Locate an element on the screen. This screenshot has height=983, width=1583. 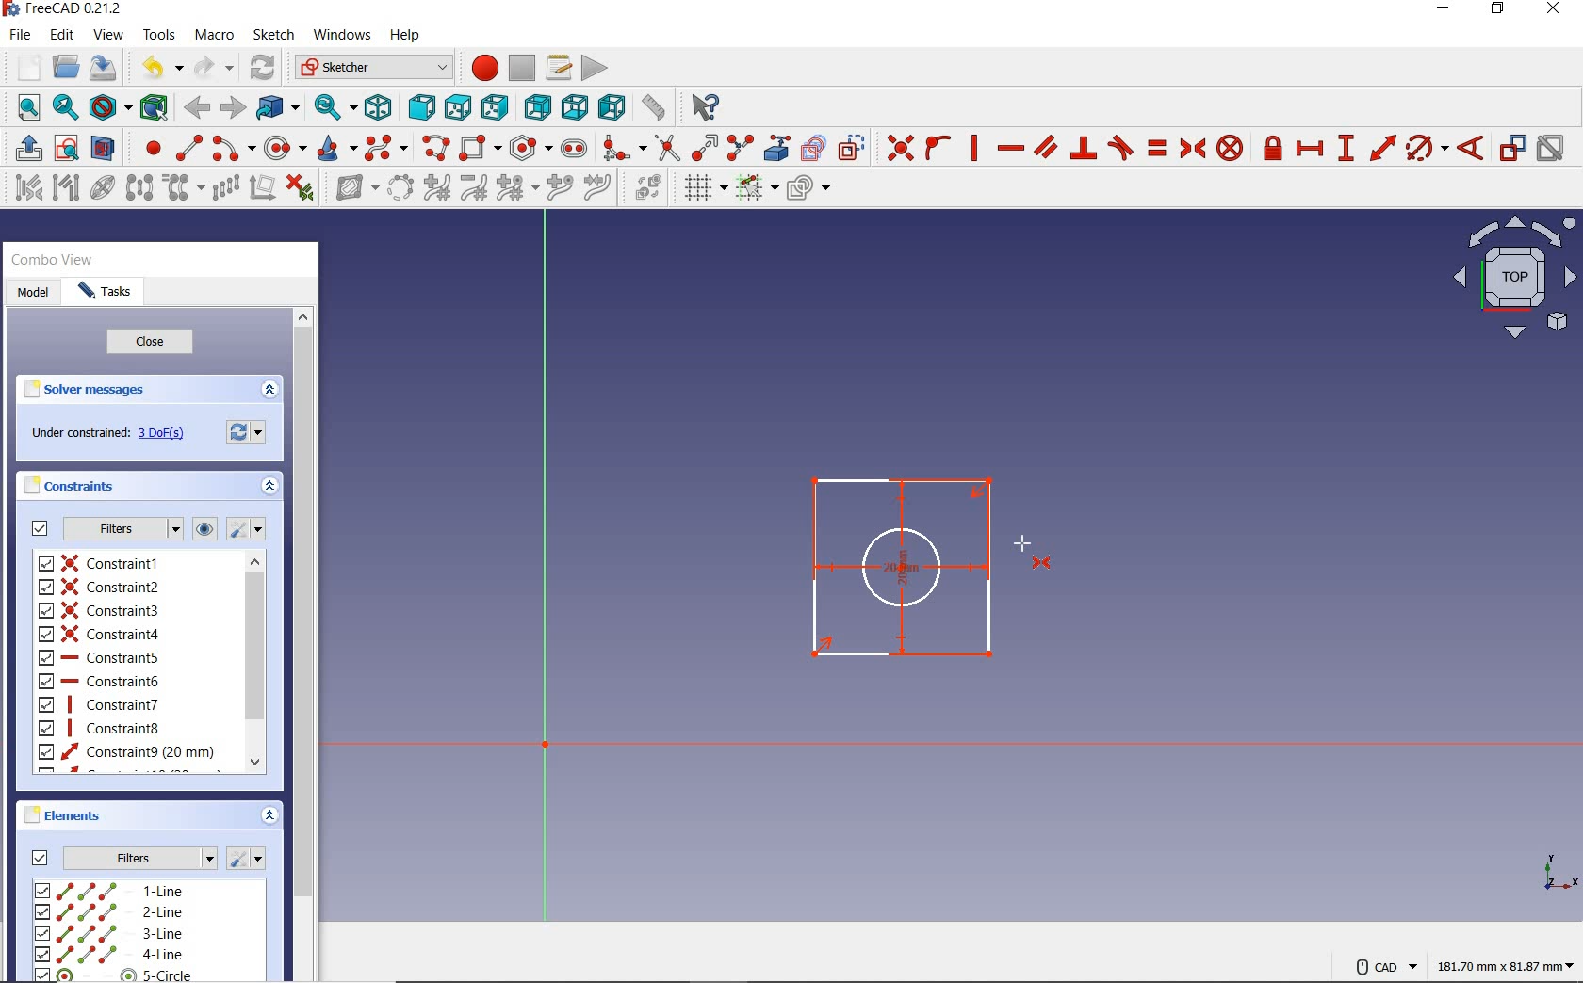
file is located at coordinates (20, 35).